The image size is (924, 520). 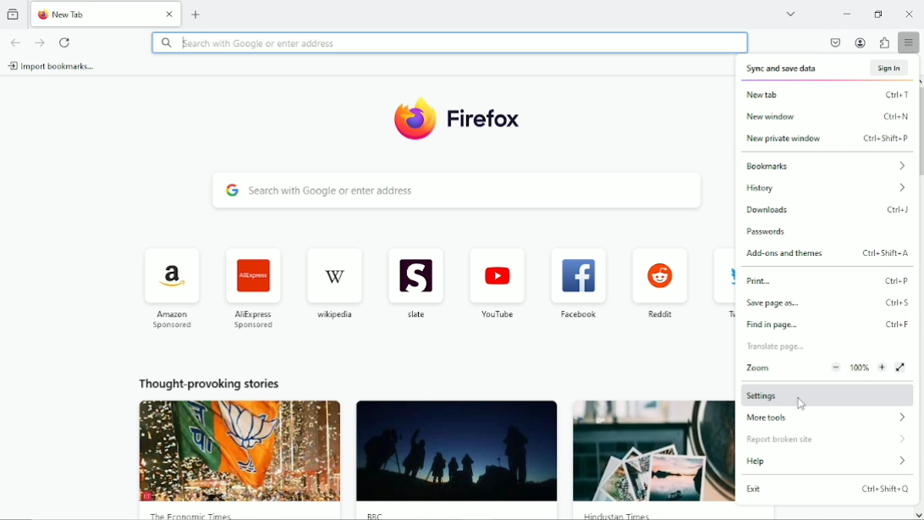 I want to click on bookmarks, so click(x=827, y=164).